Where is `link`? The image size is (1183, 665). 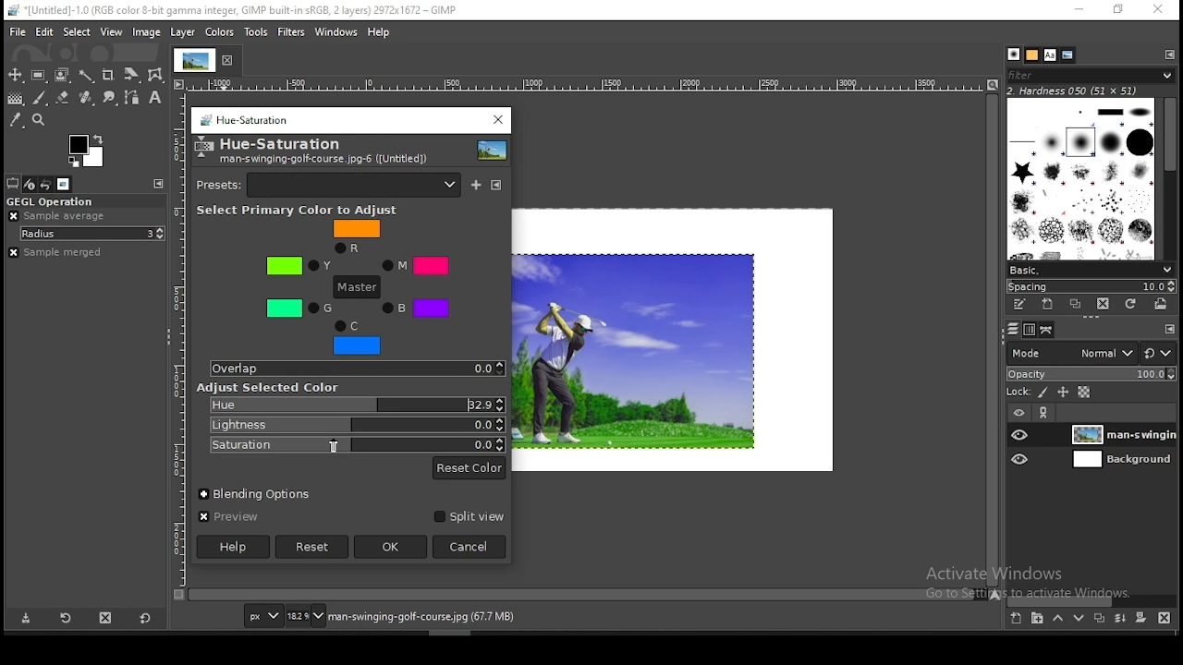
link is located at coordinates (1044, 414).